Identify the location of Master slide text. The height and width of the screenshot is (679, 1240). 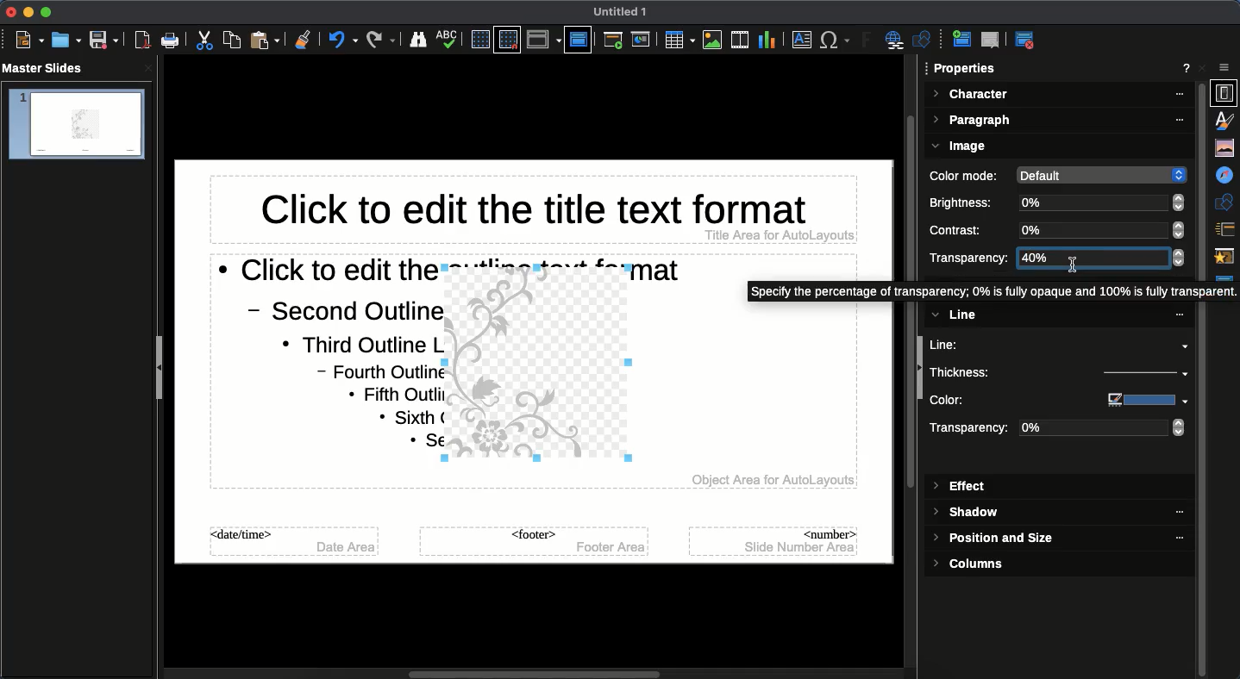
(312, 367).